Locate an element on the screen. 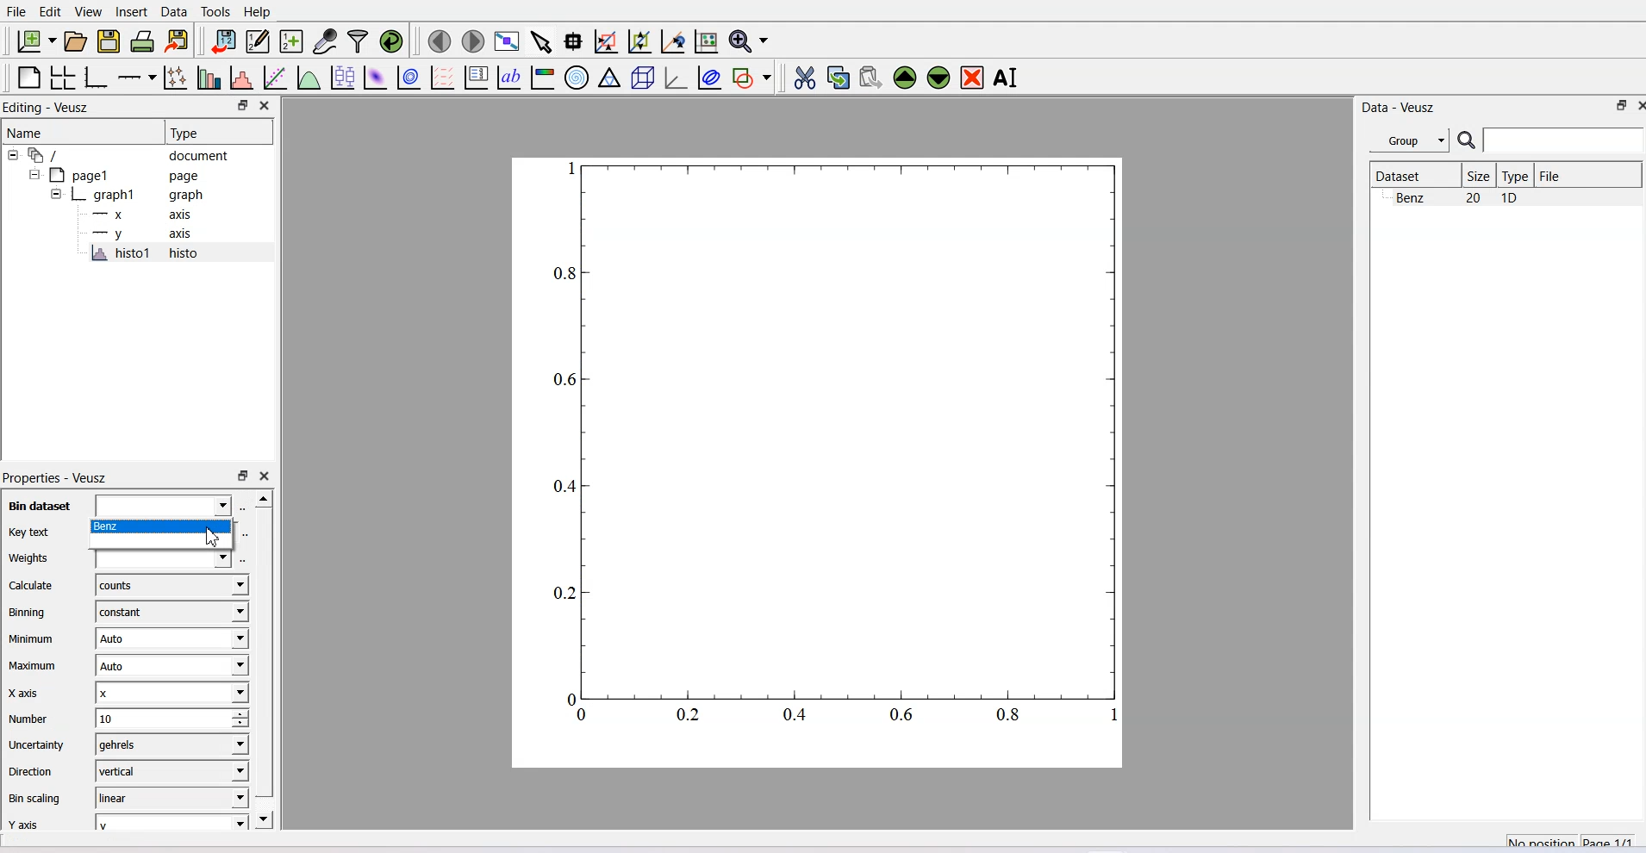 This screenshot has width=1646, height=853. New Document is located at coordinates (35, 40).